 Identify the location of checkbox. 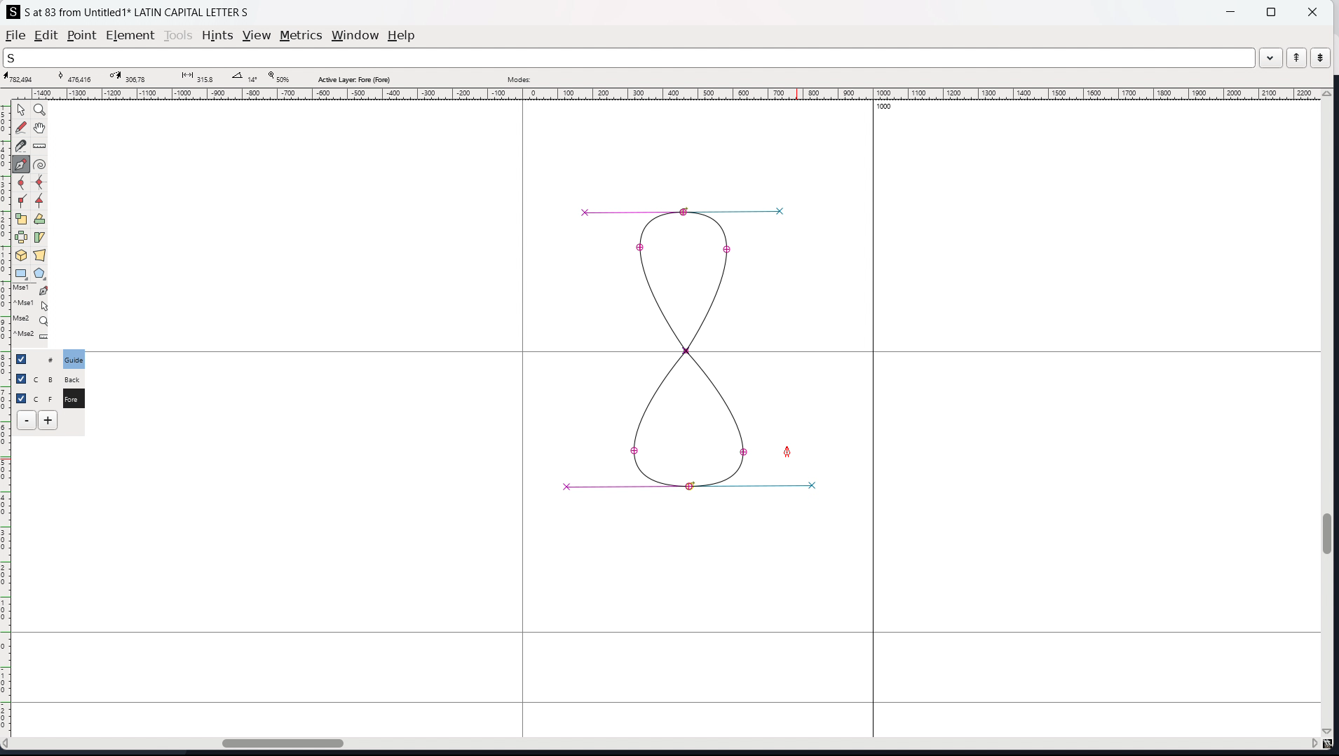
(20, 377).